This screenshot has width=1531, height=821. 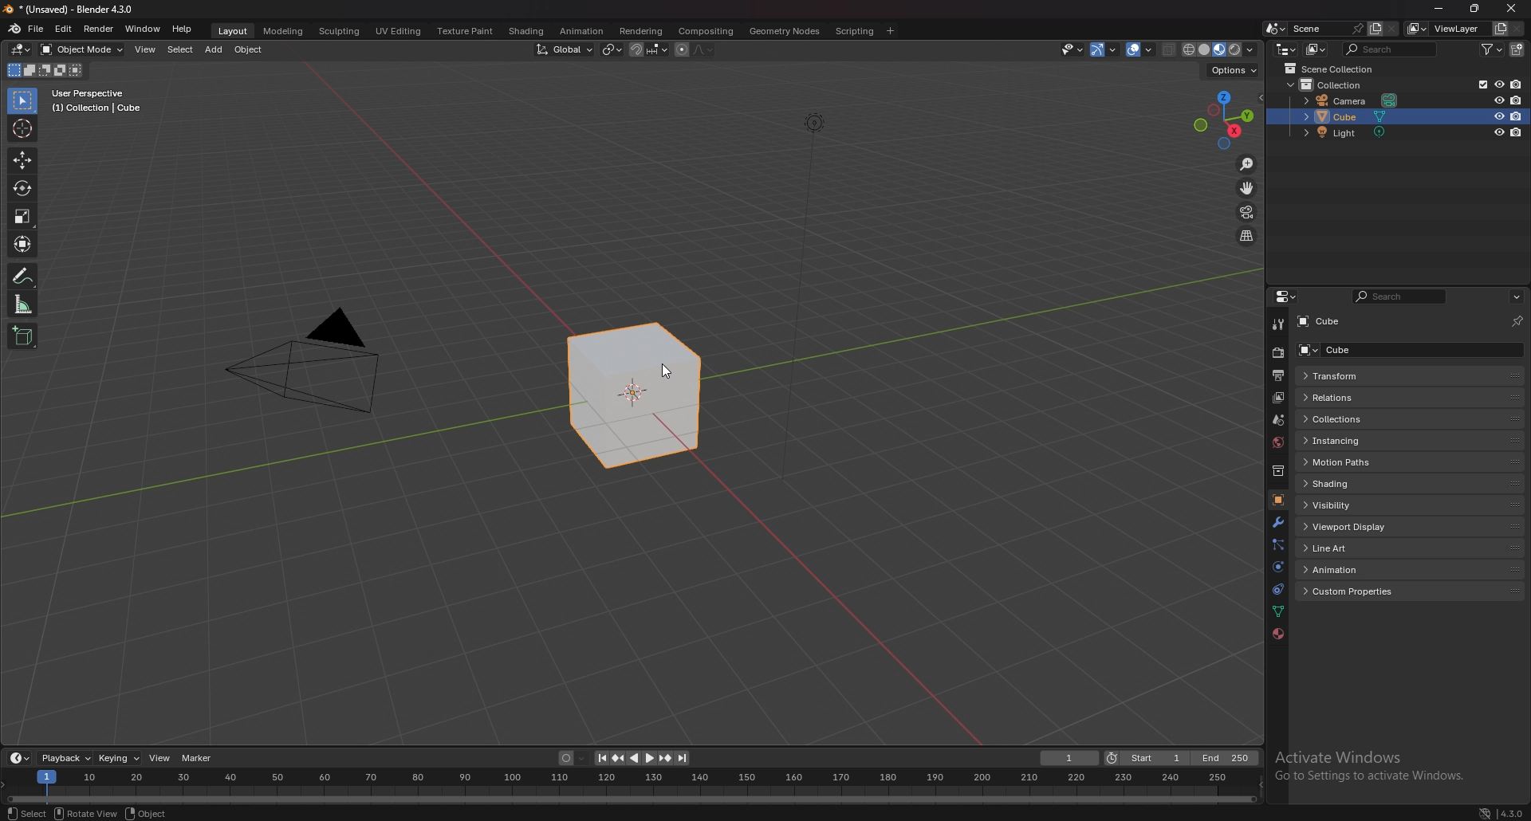 I want to click on options, so click(x=1234, y=71).